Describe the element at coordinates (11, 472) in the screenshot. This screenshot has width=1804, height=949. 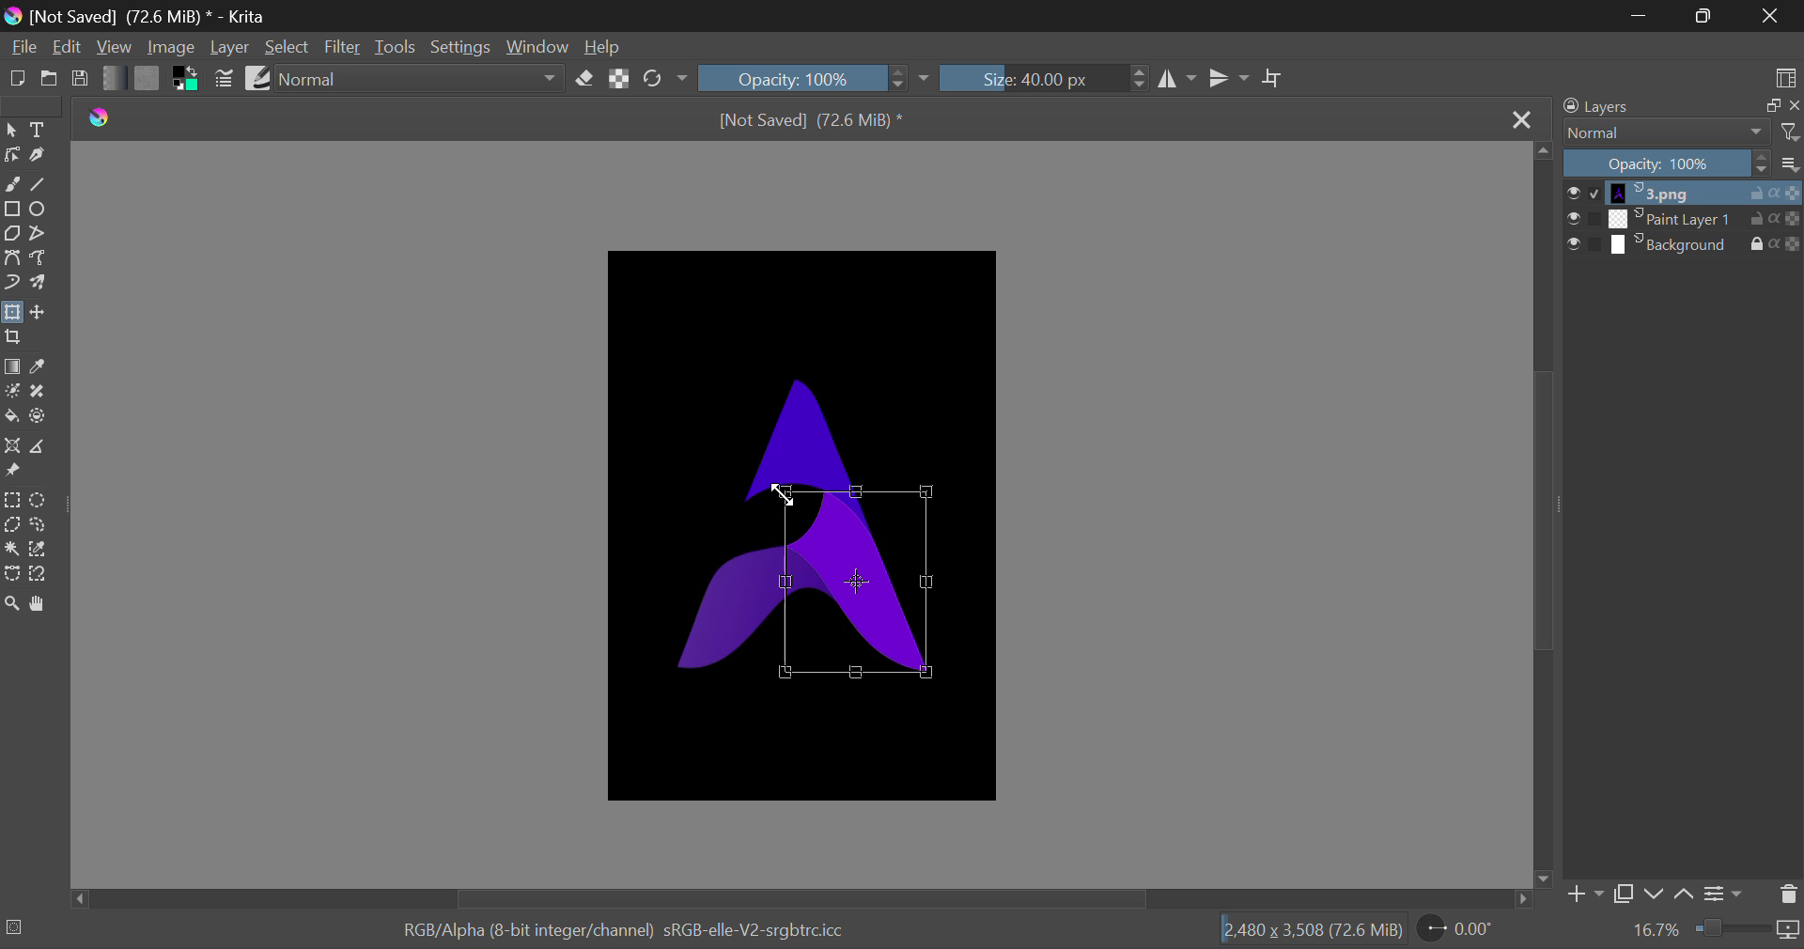
I see `Reference Images` at that location.